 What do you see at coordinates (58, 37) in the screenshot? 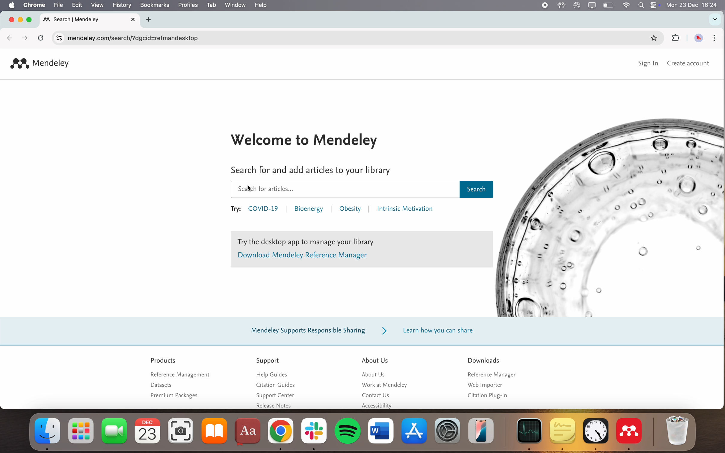
I see `controls` at bounding box center [58, 37].